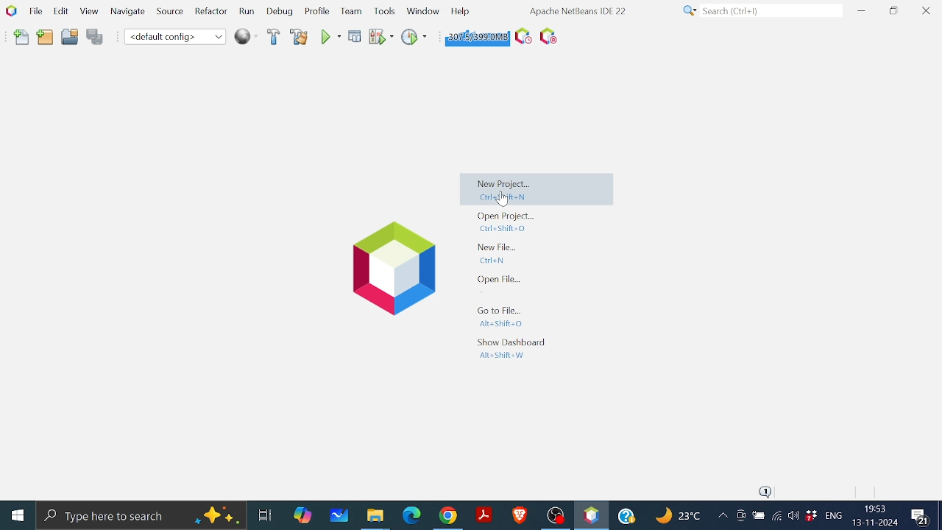  Describe the element at coordinates (413, 36) in the screenshot. I see `Profile project` at that location.